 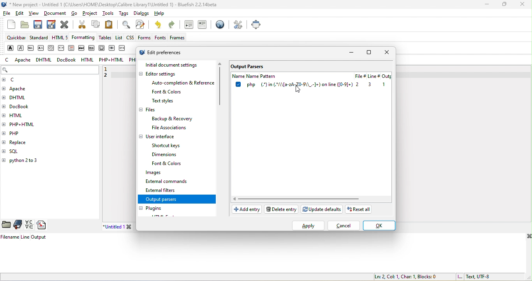 What do you see at coordinates (162, 190) in the screenshot?
I see `external filters` at bounding box center [162, 190].